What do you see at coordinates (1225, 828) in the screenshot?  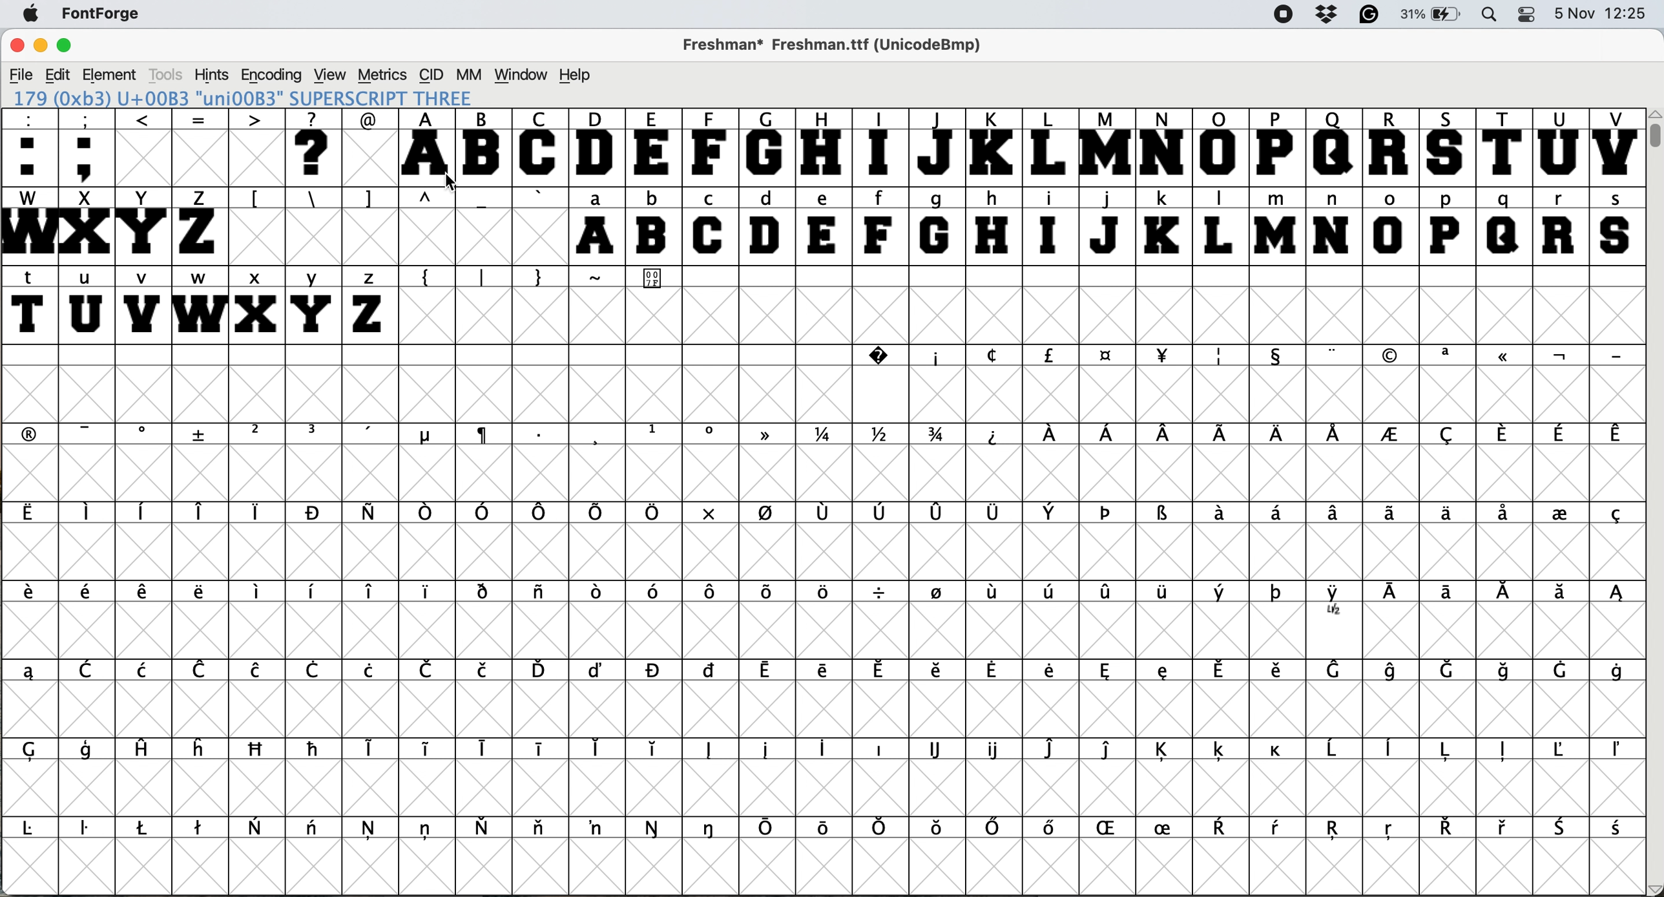 I see `symbol` at bounding box center [1225, 828].